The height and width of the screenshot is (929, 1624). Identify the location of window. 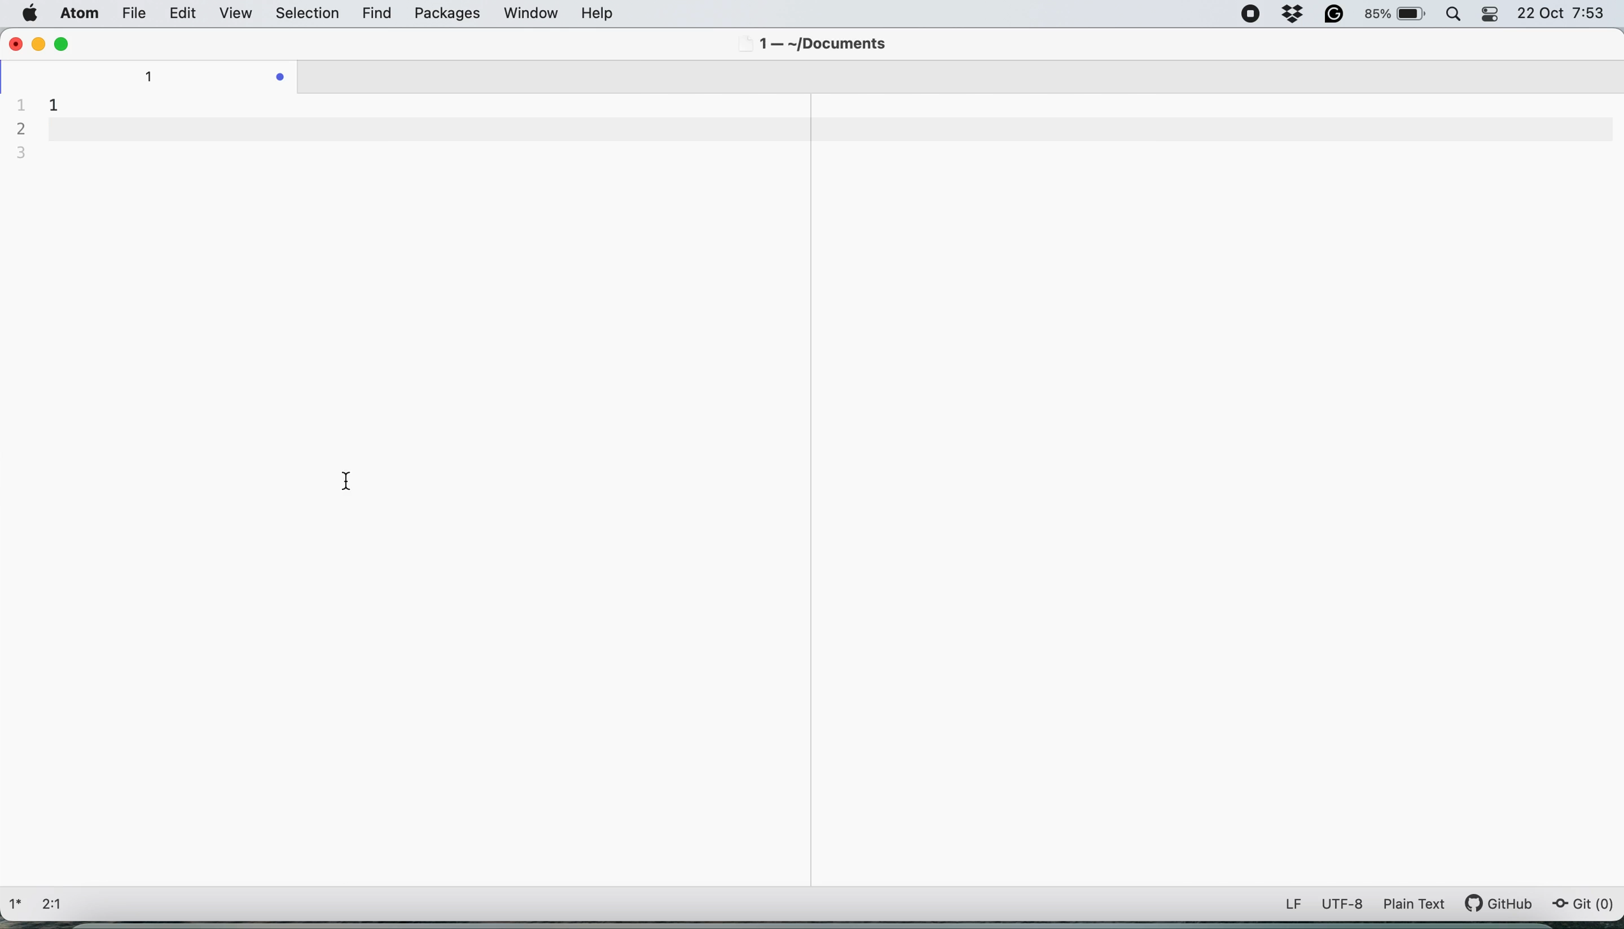
(529, 13).